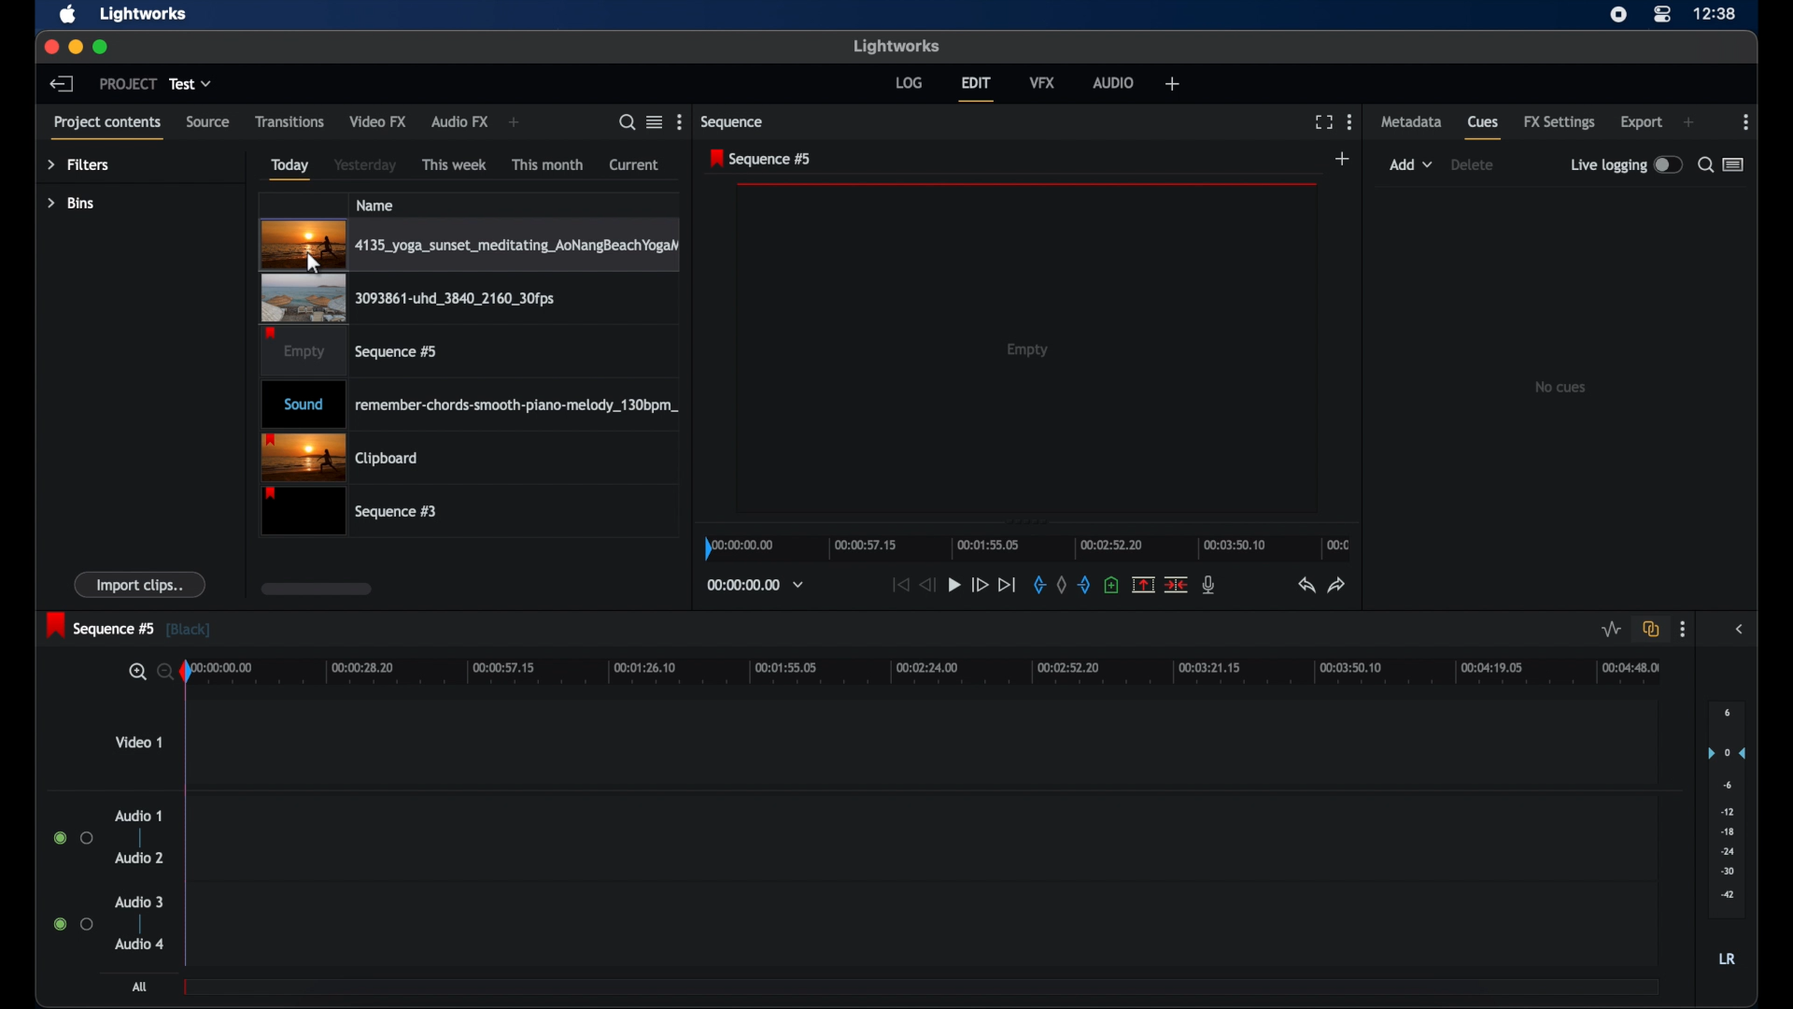 This screenshot has width=1793, height=1009. What do you see at coordinates (136, 902) in the screenshot?
I see `audio 3` at bounding box center [136, 902].